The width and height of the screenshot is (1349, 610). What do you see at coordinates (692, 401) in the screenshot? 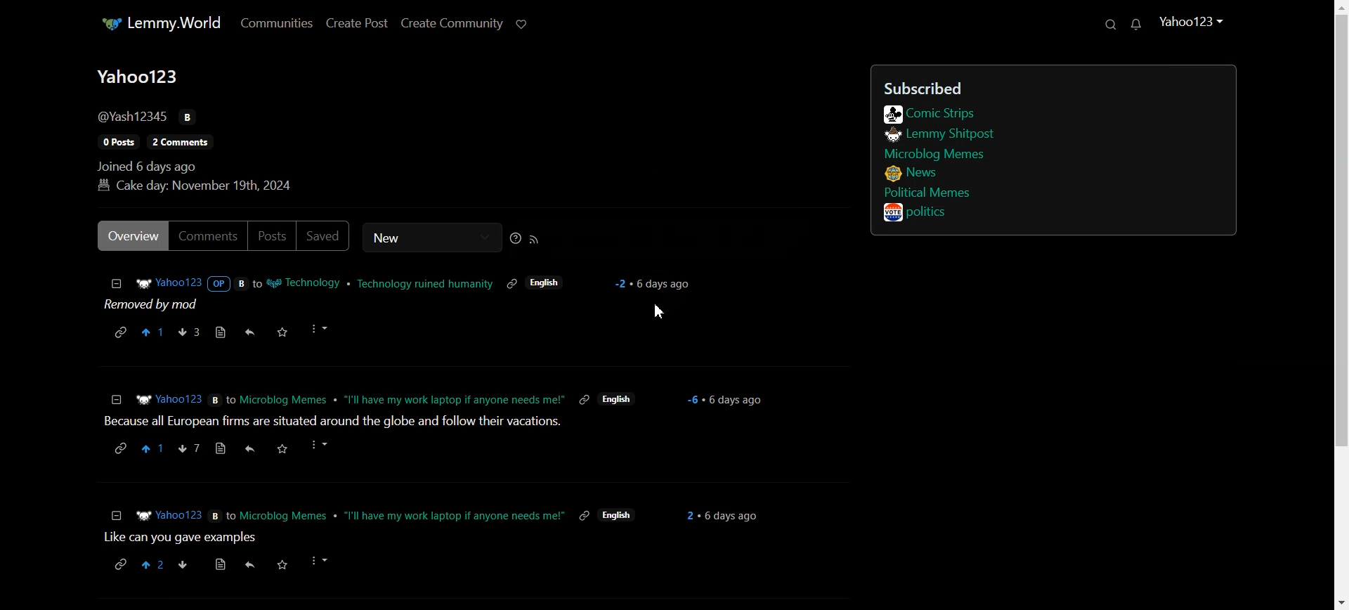
I see `` at bounding box center [692, 401].